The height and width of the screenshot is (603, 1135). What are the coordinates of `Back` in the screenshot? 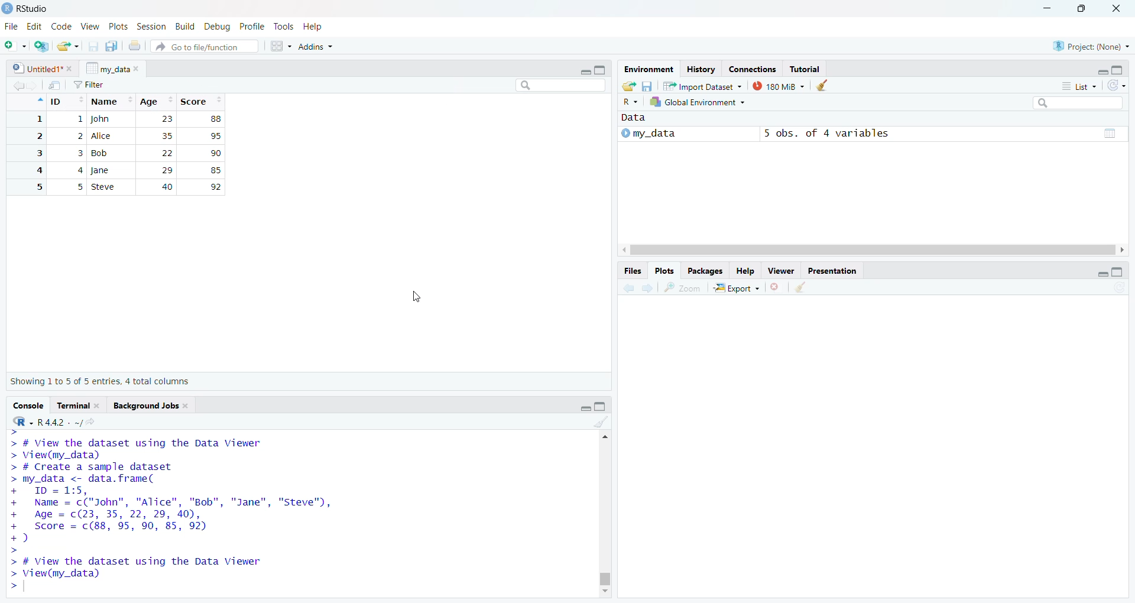 It's located at (18, 86).